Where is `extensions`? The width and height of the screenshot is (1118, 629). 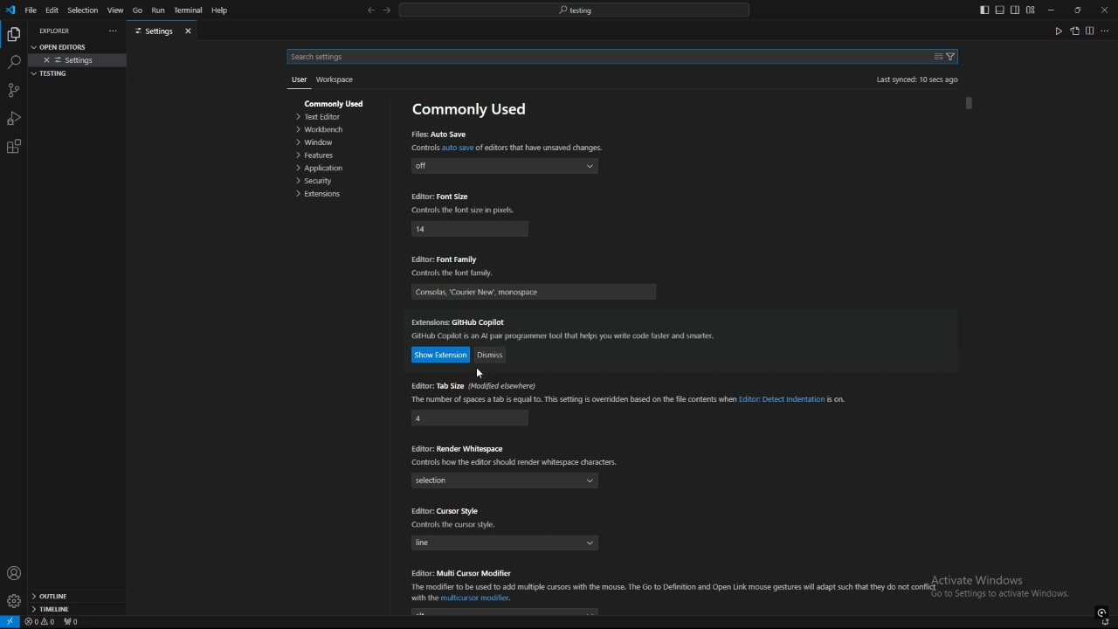
extensions is located at coordinates (14, 147).